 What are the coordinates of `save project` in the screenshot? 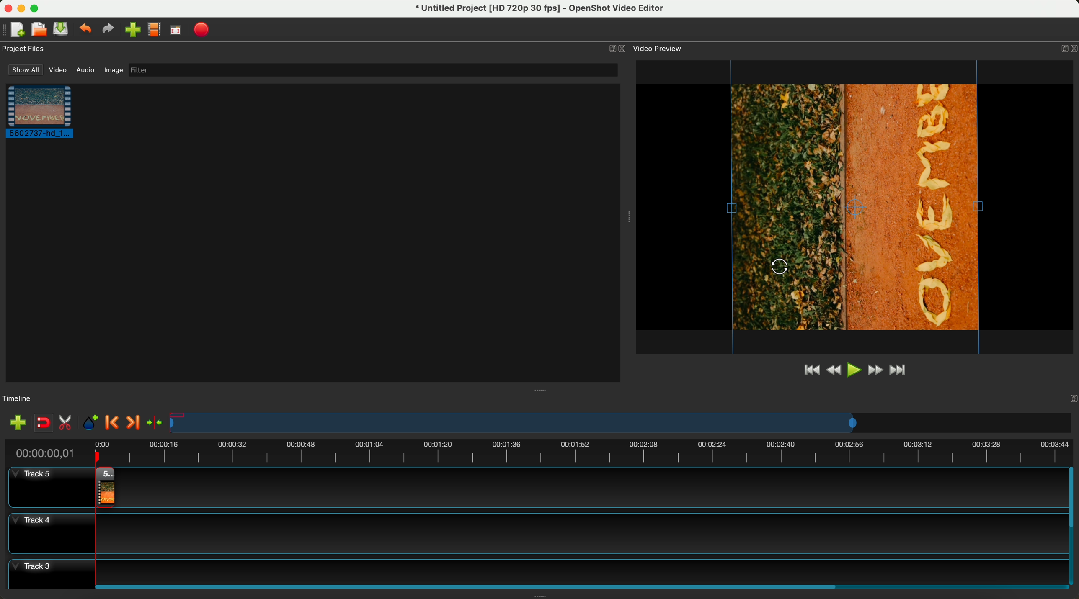 It's located at (62, 28).